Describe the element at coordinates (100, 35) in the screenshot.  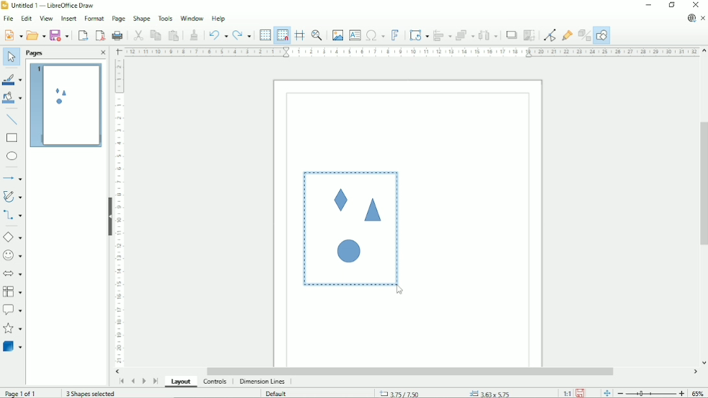
I see `Export directly as PDF` at that location.